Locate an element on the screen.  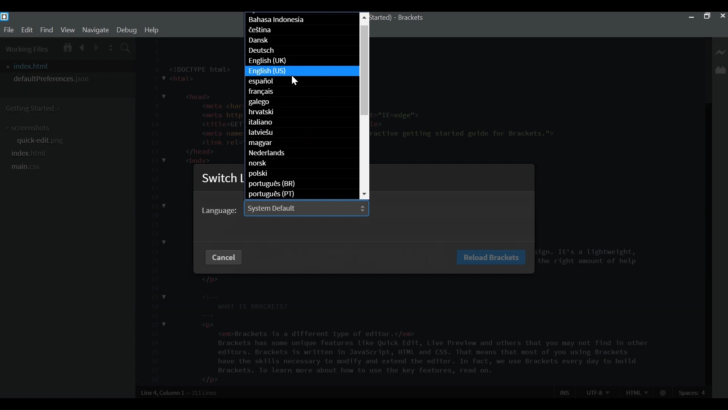
Manage Extensions is located at coordinates (720, 70).